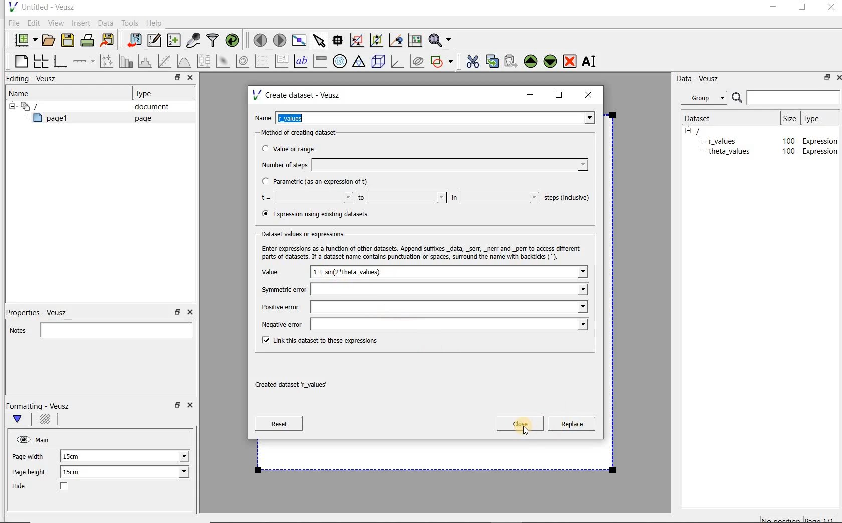 This screenshot has height=523, width=842. I want to click on Create dataset - Veusz, so click(298, 95).